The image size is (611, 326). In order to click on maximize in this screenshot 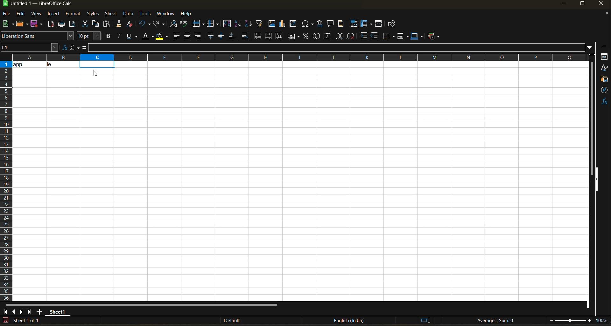, I will do `click(582, 5)`.